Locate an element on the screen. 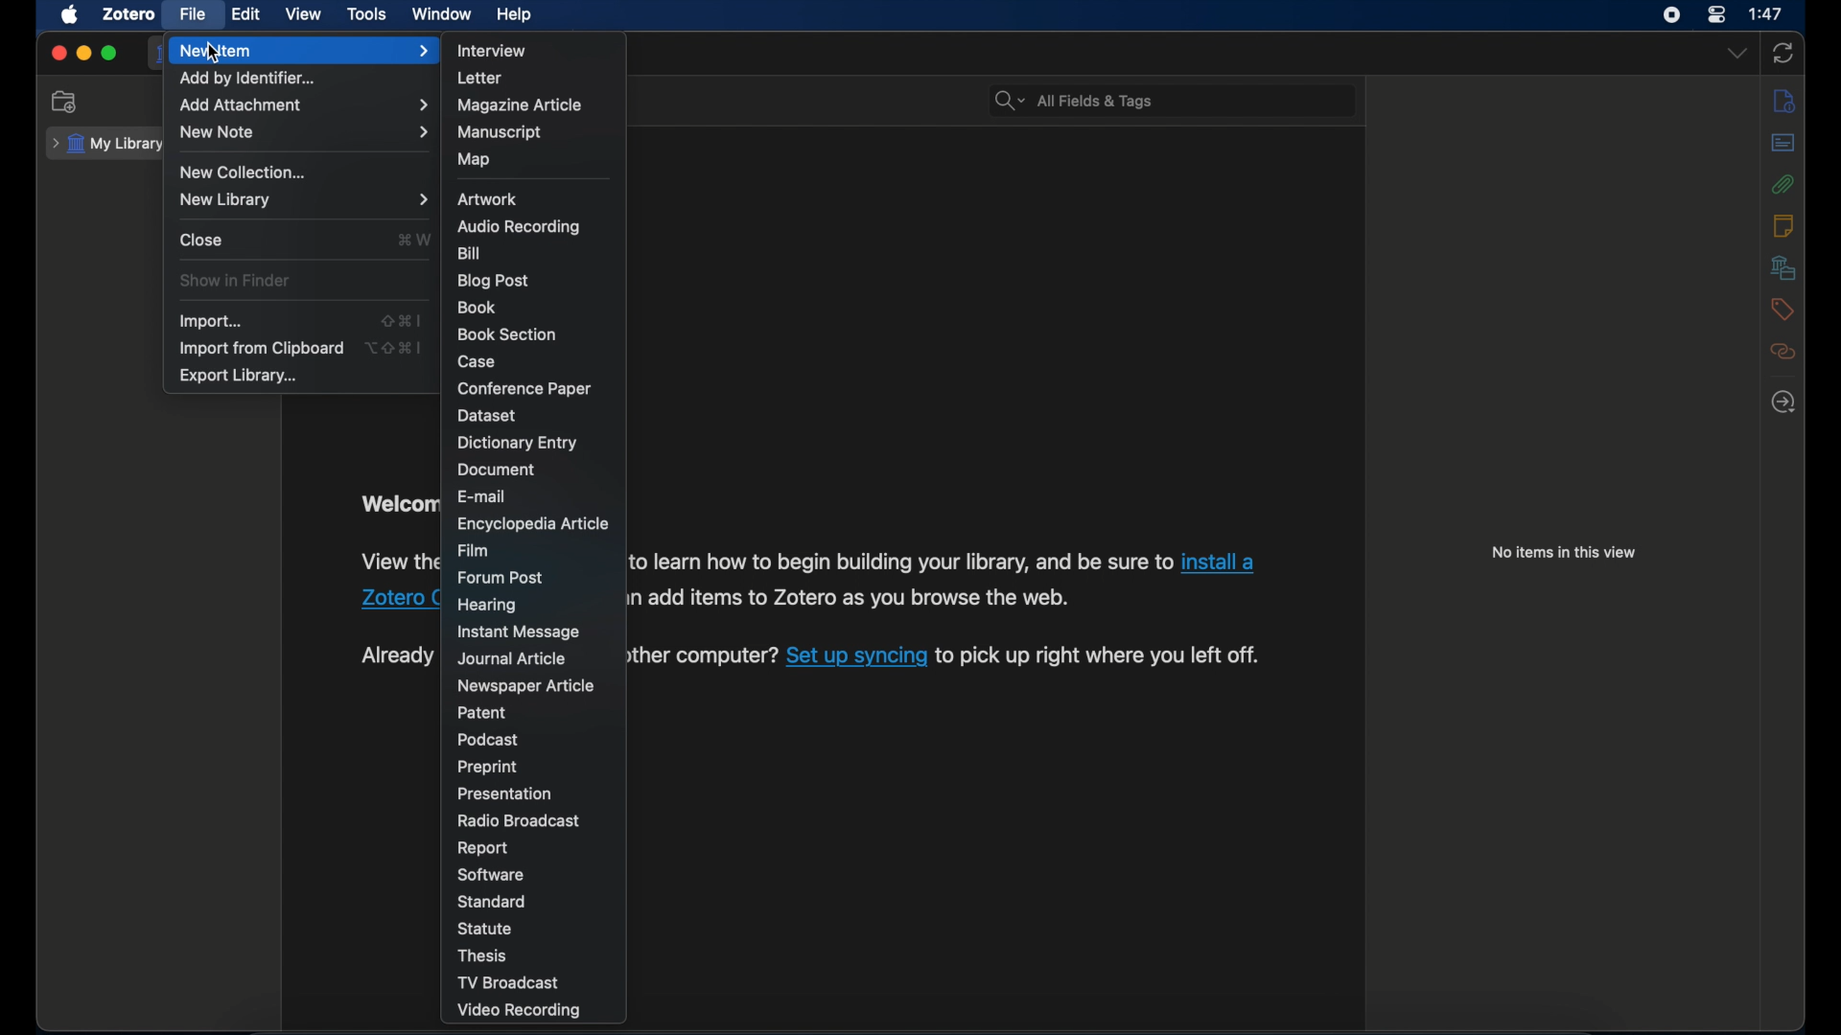  patent is located at coordinates (482, 711).